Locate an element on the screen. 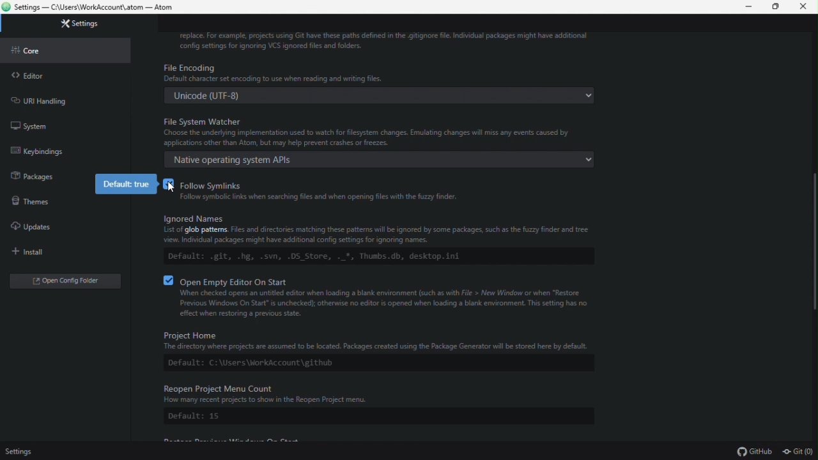 This screenshot has height=460, width=818. System is located at coordinates (61, 124).